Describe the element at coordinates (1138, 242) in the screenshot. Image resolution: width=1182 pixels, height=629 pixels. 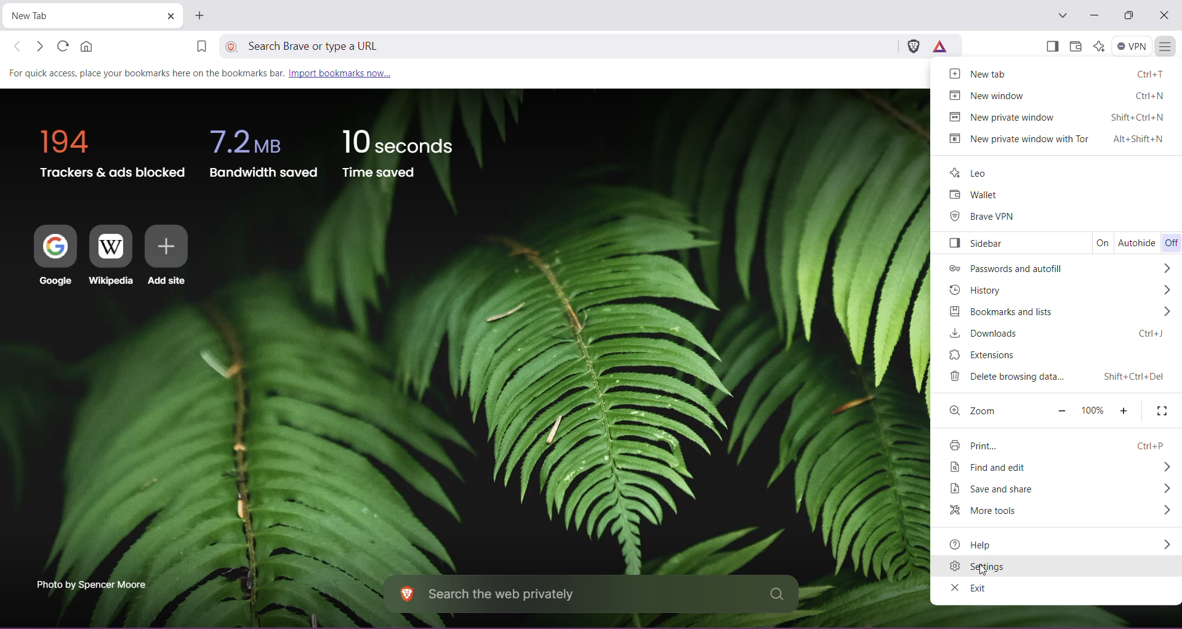
I see `Set Autohide On or Off` at that location.